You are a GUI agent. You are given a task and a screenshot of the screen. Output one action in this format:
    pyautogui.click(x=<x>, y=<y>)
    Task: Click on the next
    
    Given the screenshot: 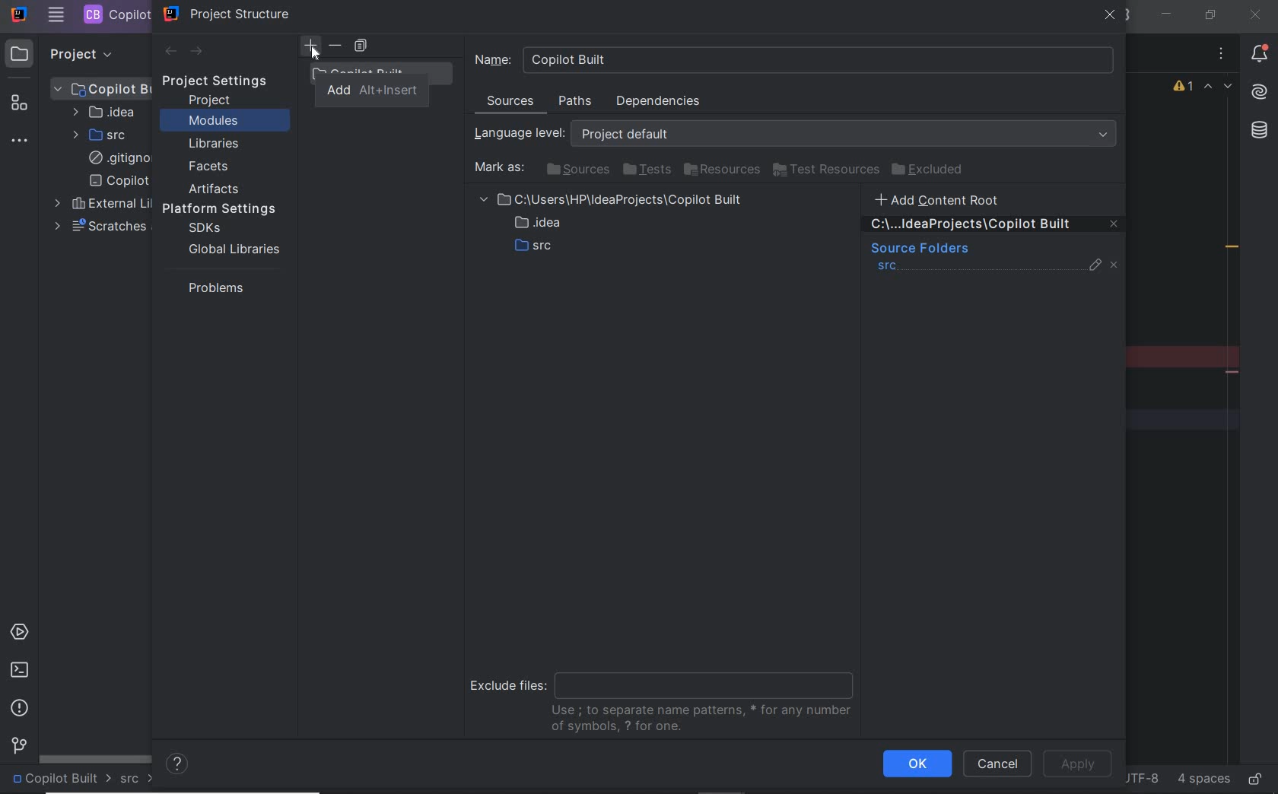 What is the action you would take?
    pyautogui.click(x=198, y=52)
    